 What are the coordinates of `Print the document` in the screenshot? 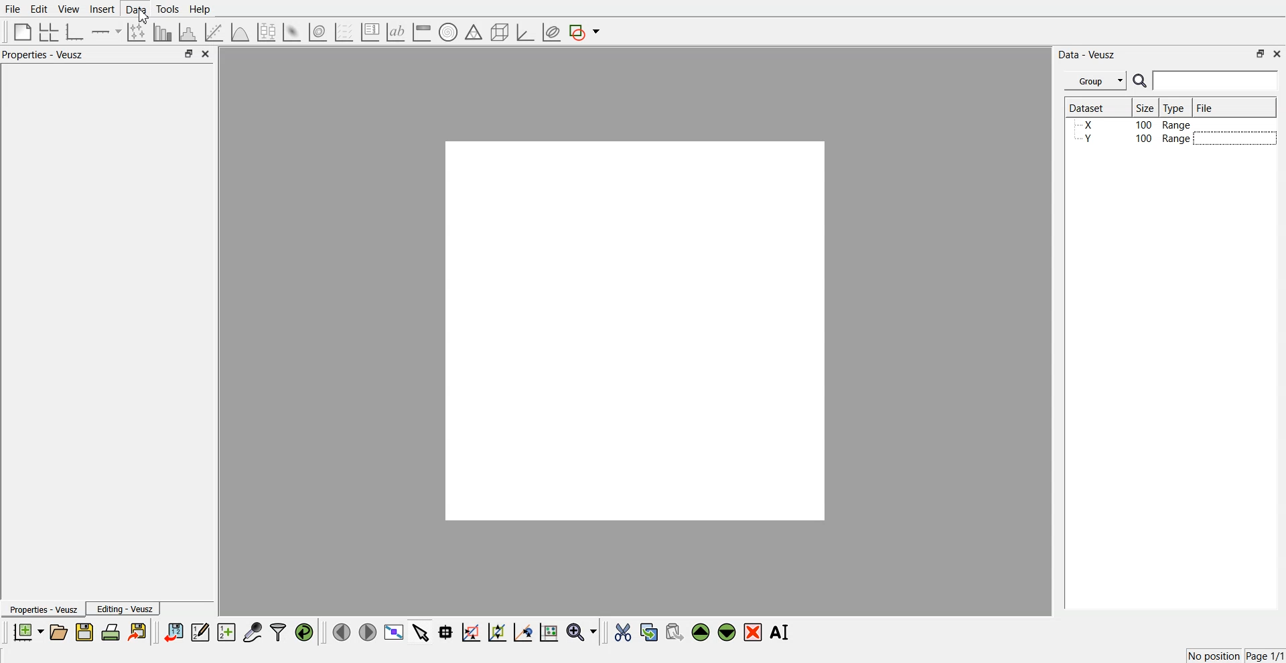 It's located at (110, 632).